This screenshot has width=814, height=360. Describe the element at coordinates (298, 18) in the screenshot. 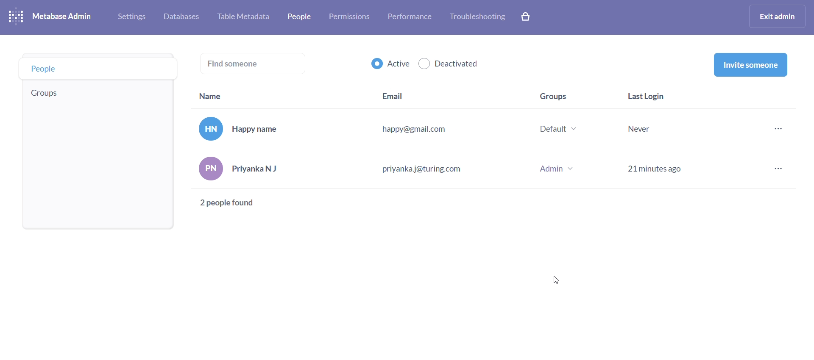

I see `people` at that location.